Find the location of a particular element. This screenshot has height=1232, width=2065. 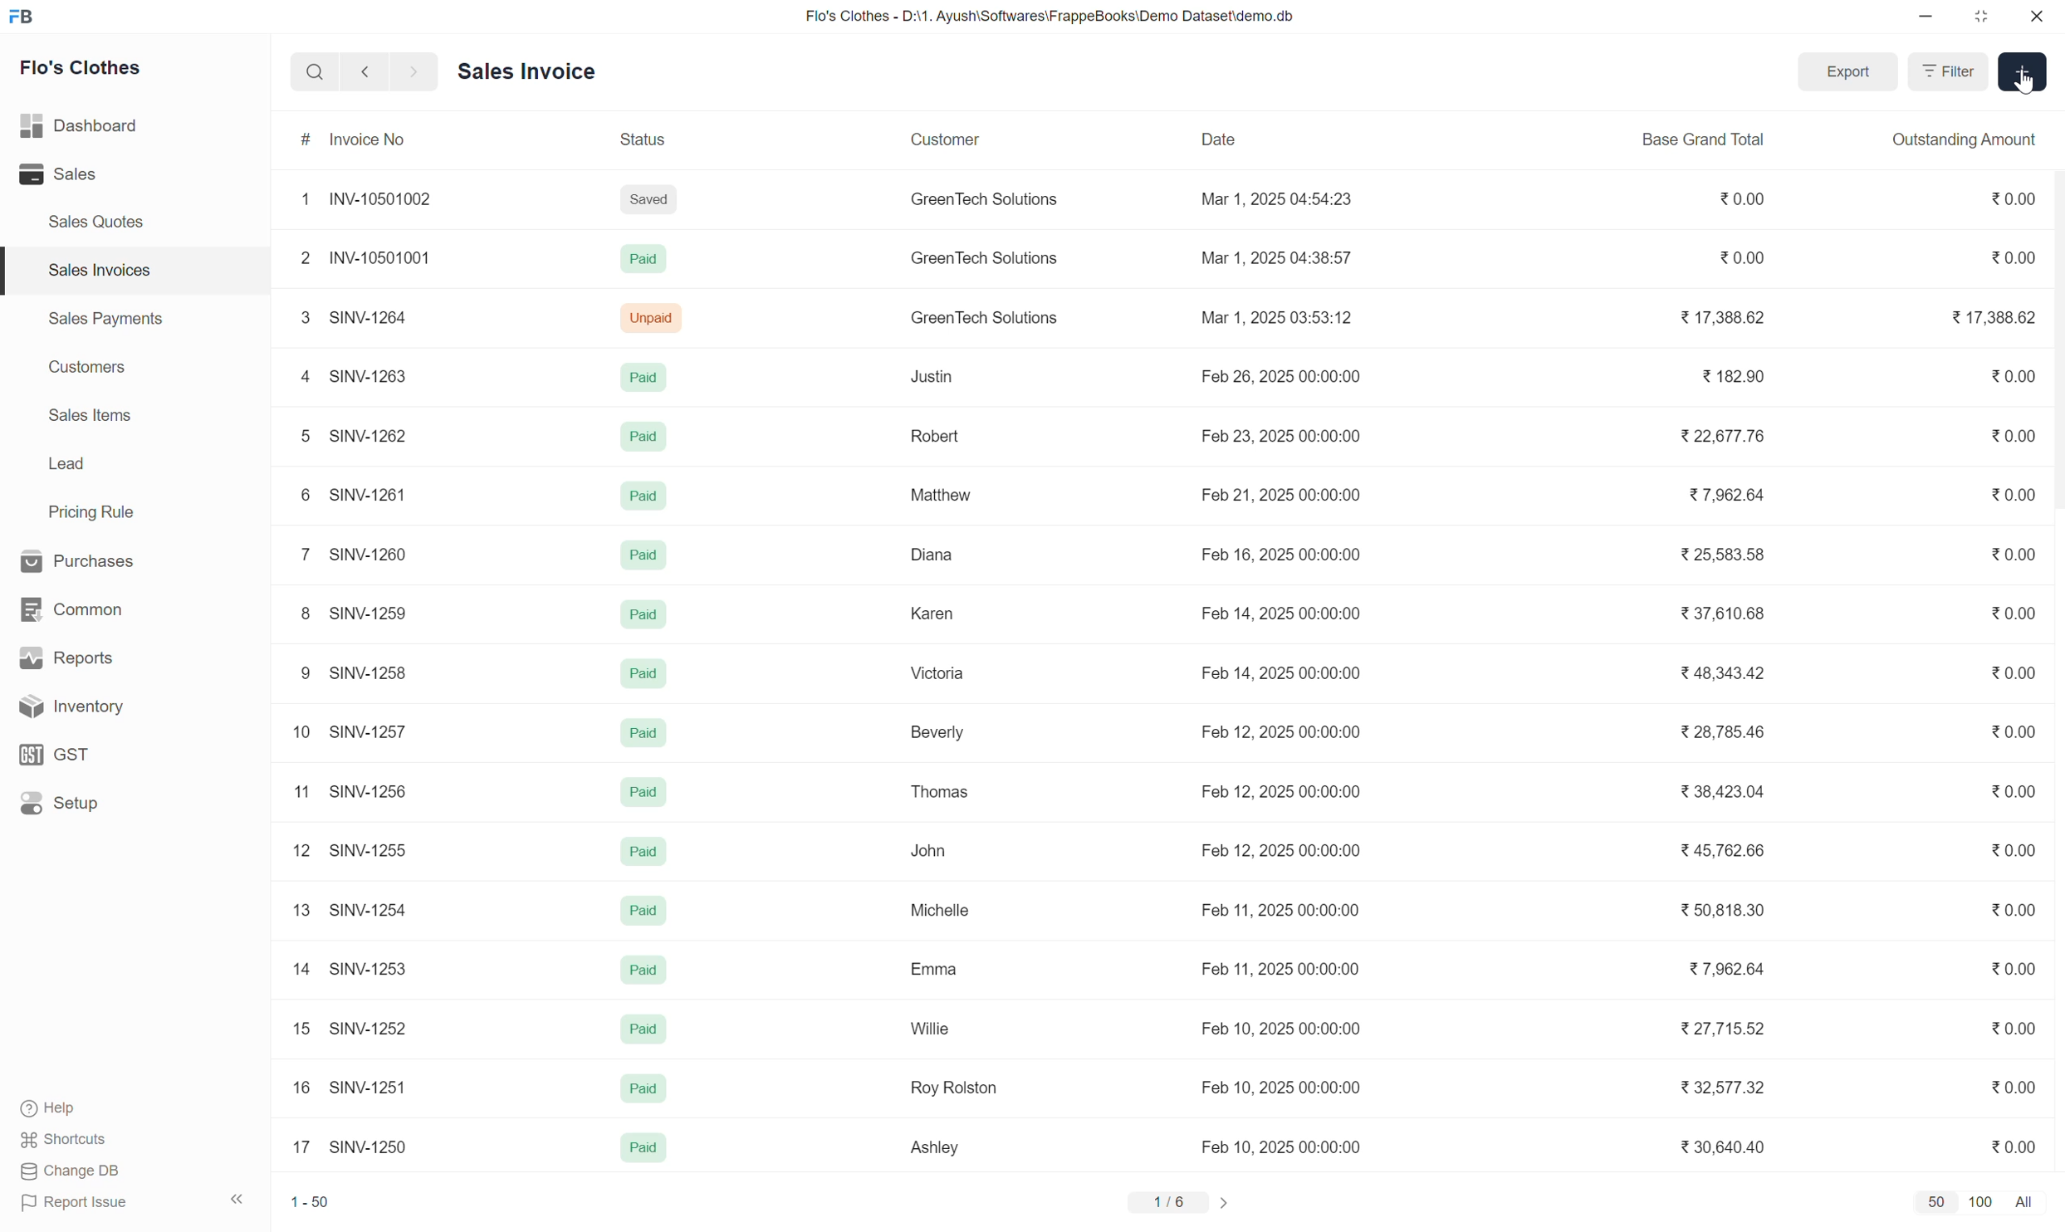

Flo's Clothes is located at coordinates (90, 71).